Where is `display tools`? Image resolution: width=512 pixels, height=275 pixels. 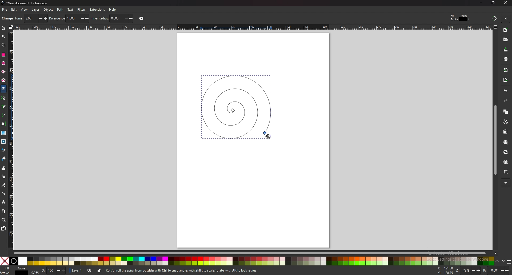 display tools is located at coordinates (496, 27).